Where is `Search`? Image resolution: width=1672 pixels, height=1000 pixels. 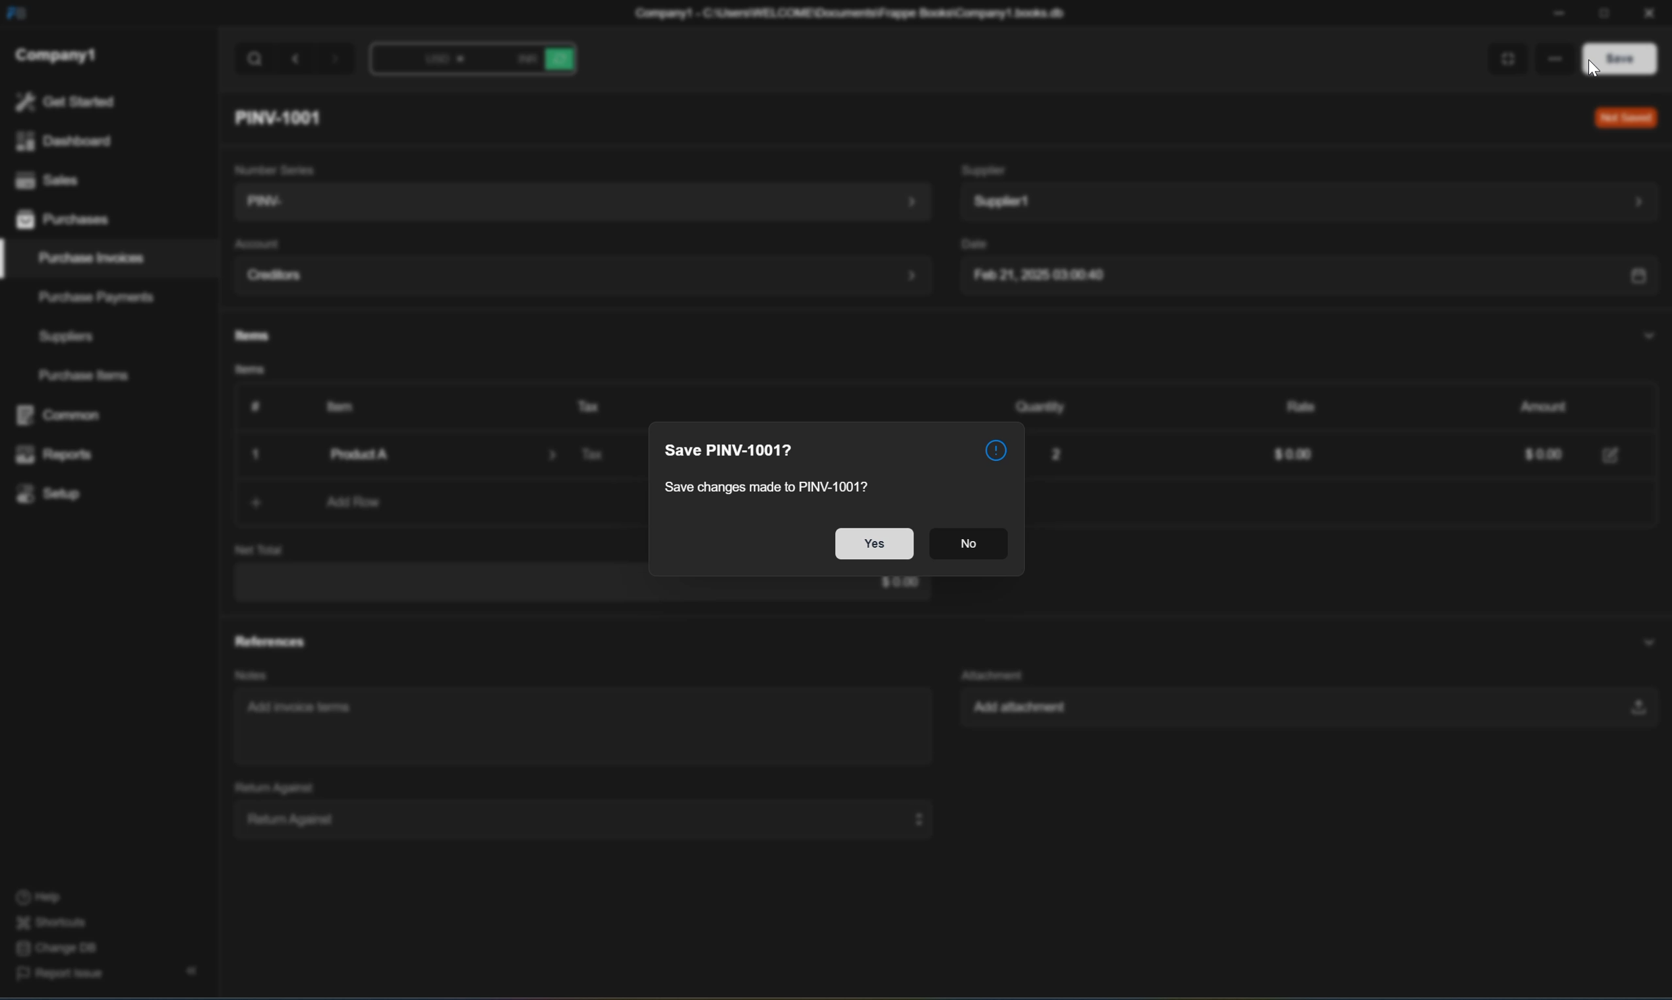 Search is located at coordinates (255, 59).